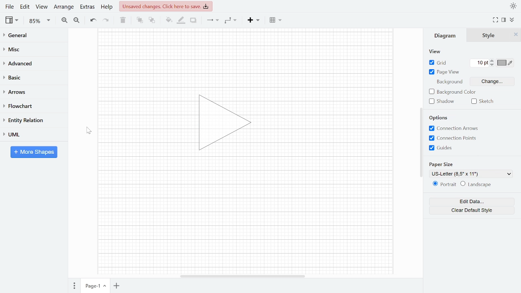 The image size is (521, 293). I want to click on US-Letter (8,5" x 11%), so click(468, 174).